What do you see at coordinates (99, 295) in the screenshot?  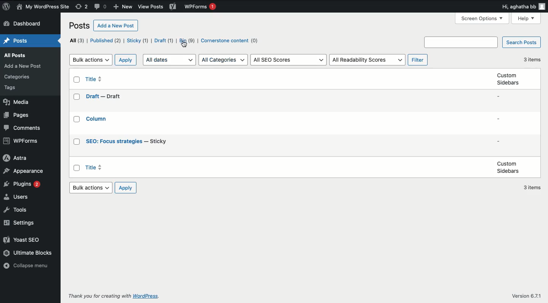 I see `Thank you for creating with WordPress` at bounding box center [99, 295].